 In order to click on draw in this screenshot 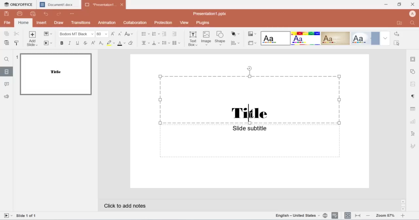, I will do `click(59, 22)`.